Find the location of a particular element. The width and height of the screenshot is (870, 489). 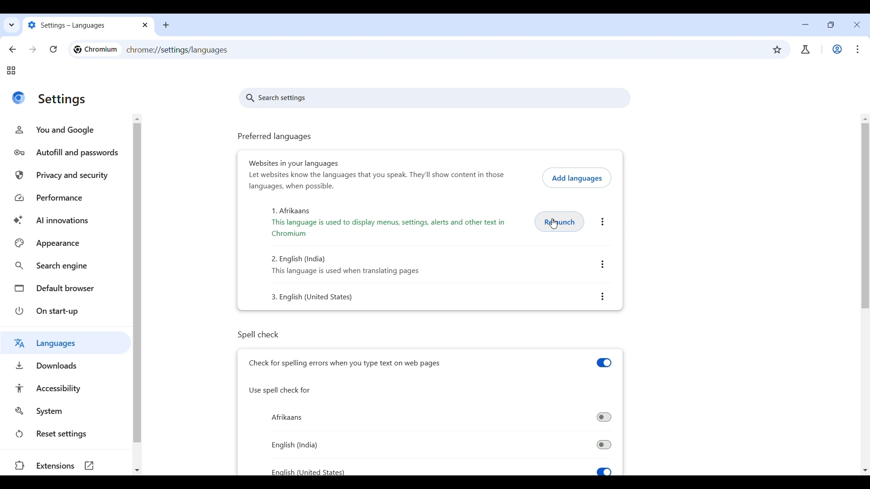

On start up is located at coordinates (68, 311).